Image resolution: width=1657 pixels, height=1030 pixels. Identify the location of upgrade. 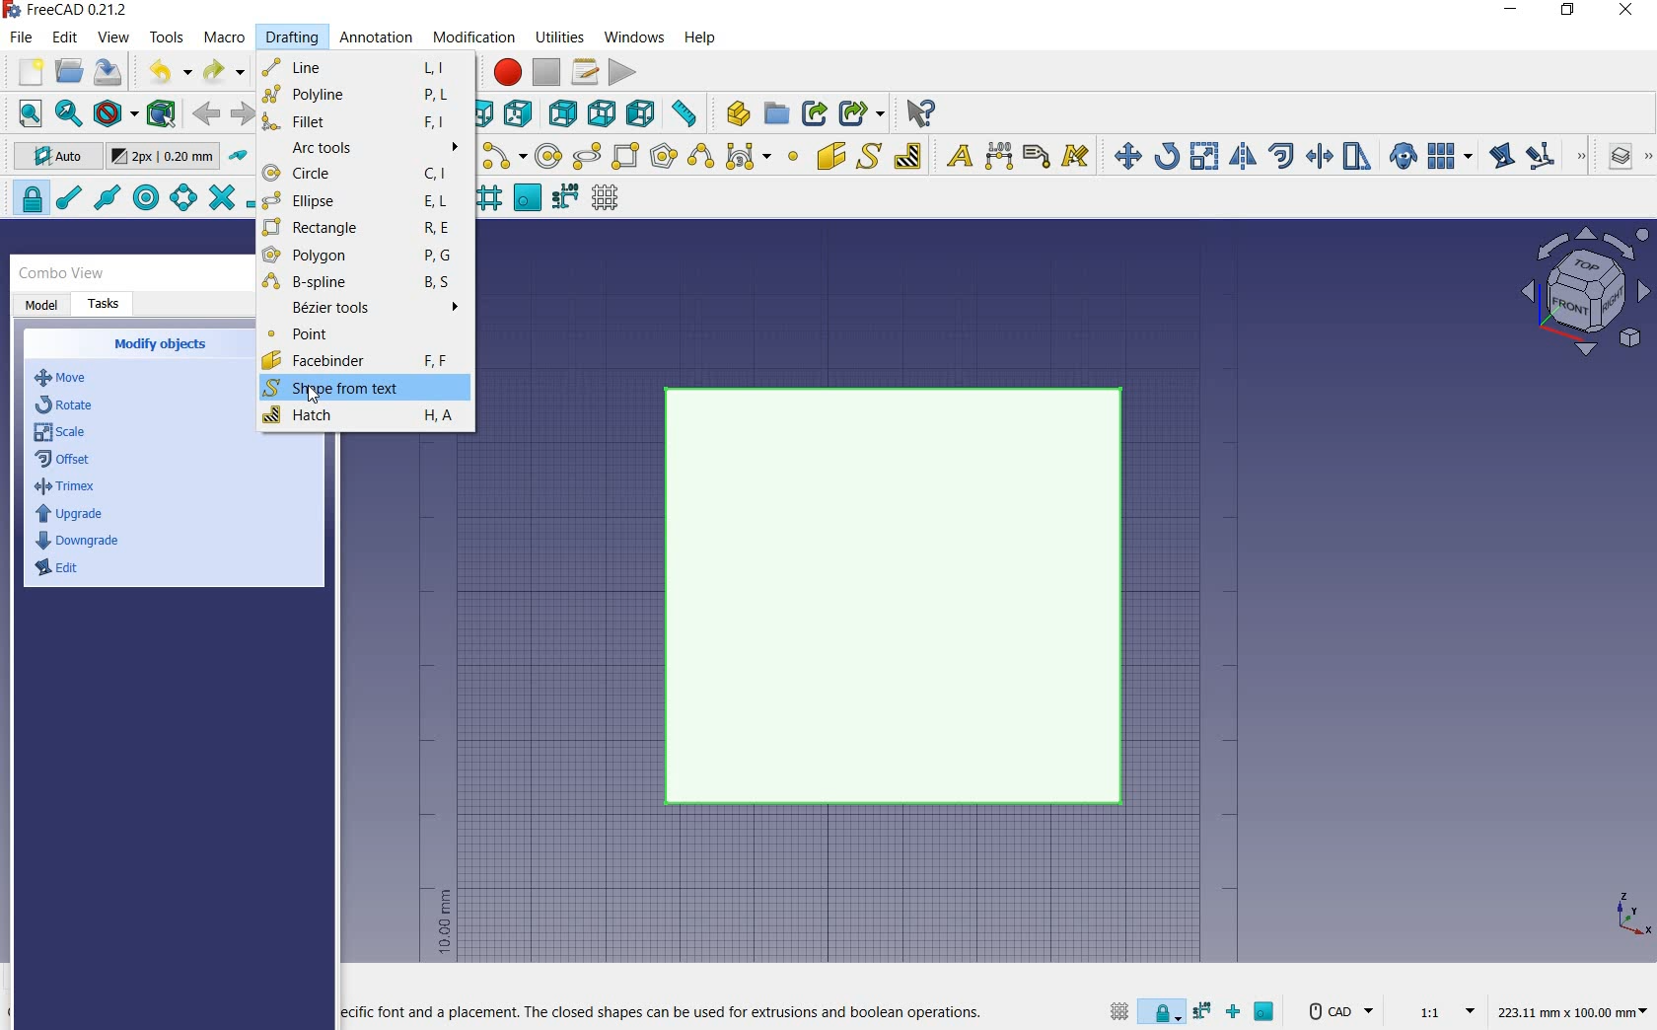
(69, 516).